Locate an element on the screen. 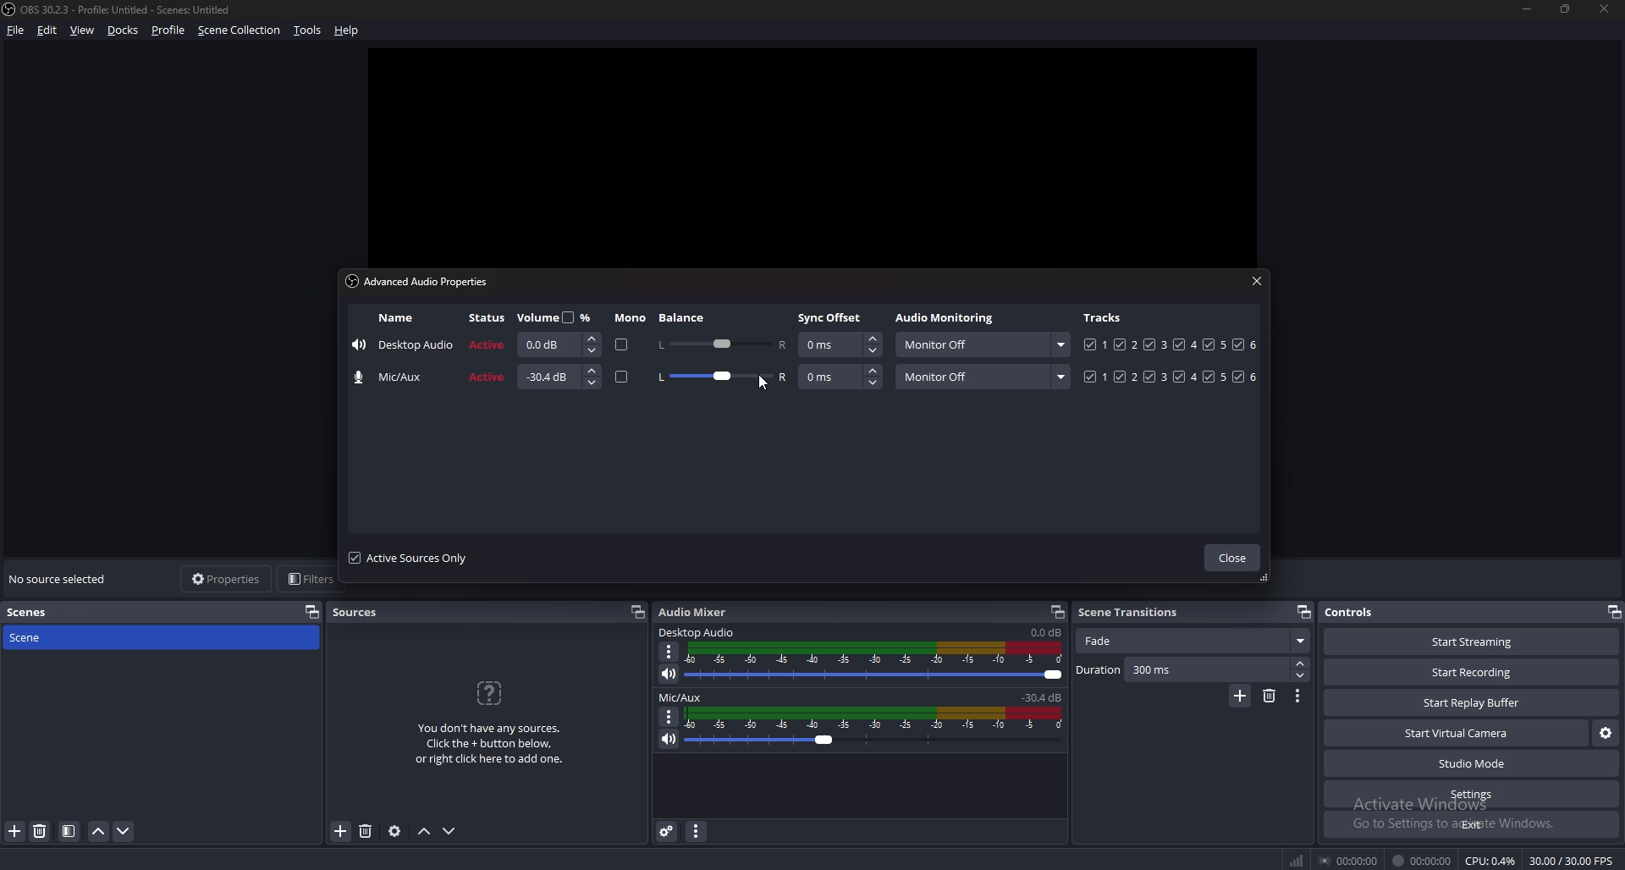 This screenshot has width=1625, height=870. name is located at coordinates (395, 377).